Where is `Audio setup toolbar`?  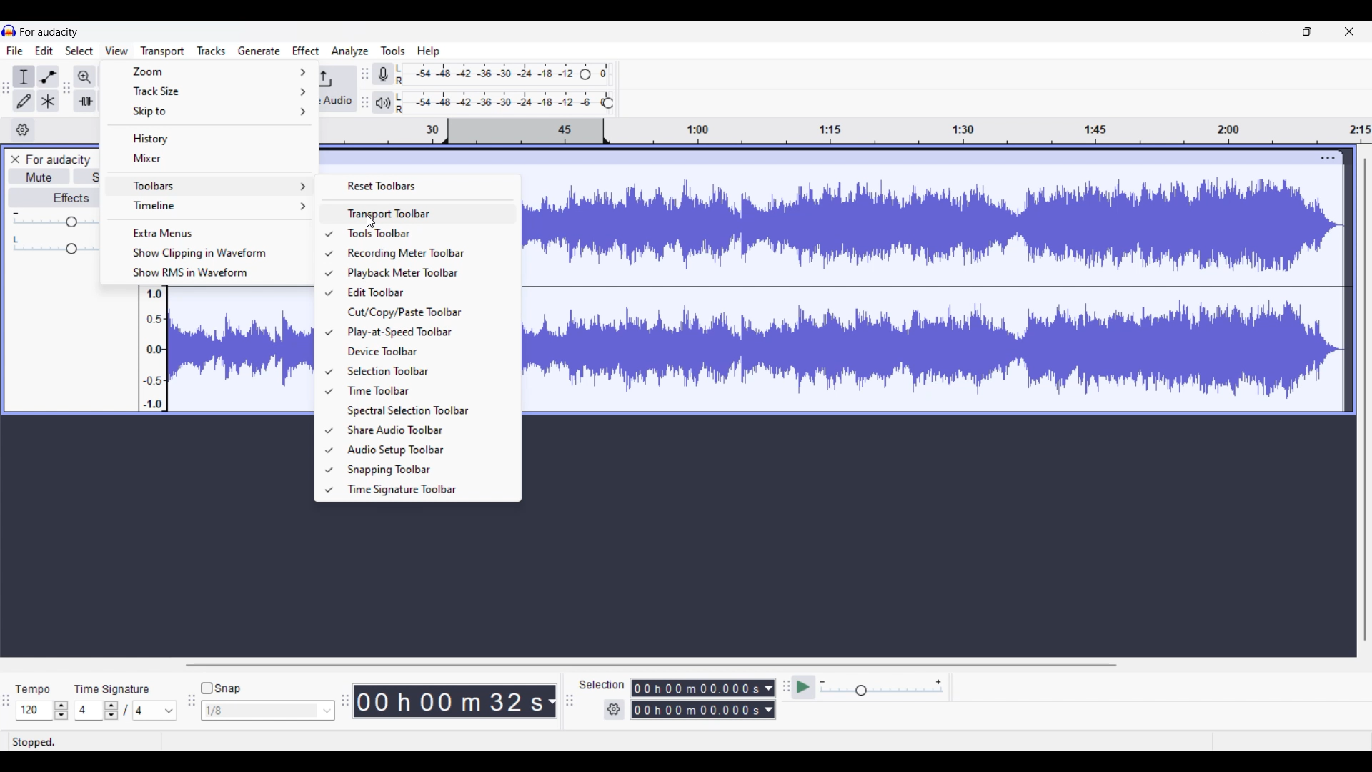
Audio setup toolbar is located at coordinates (427, 450).